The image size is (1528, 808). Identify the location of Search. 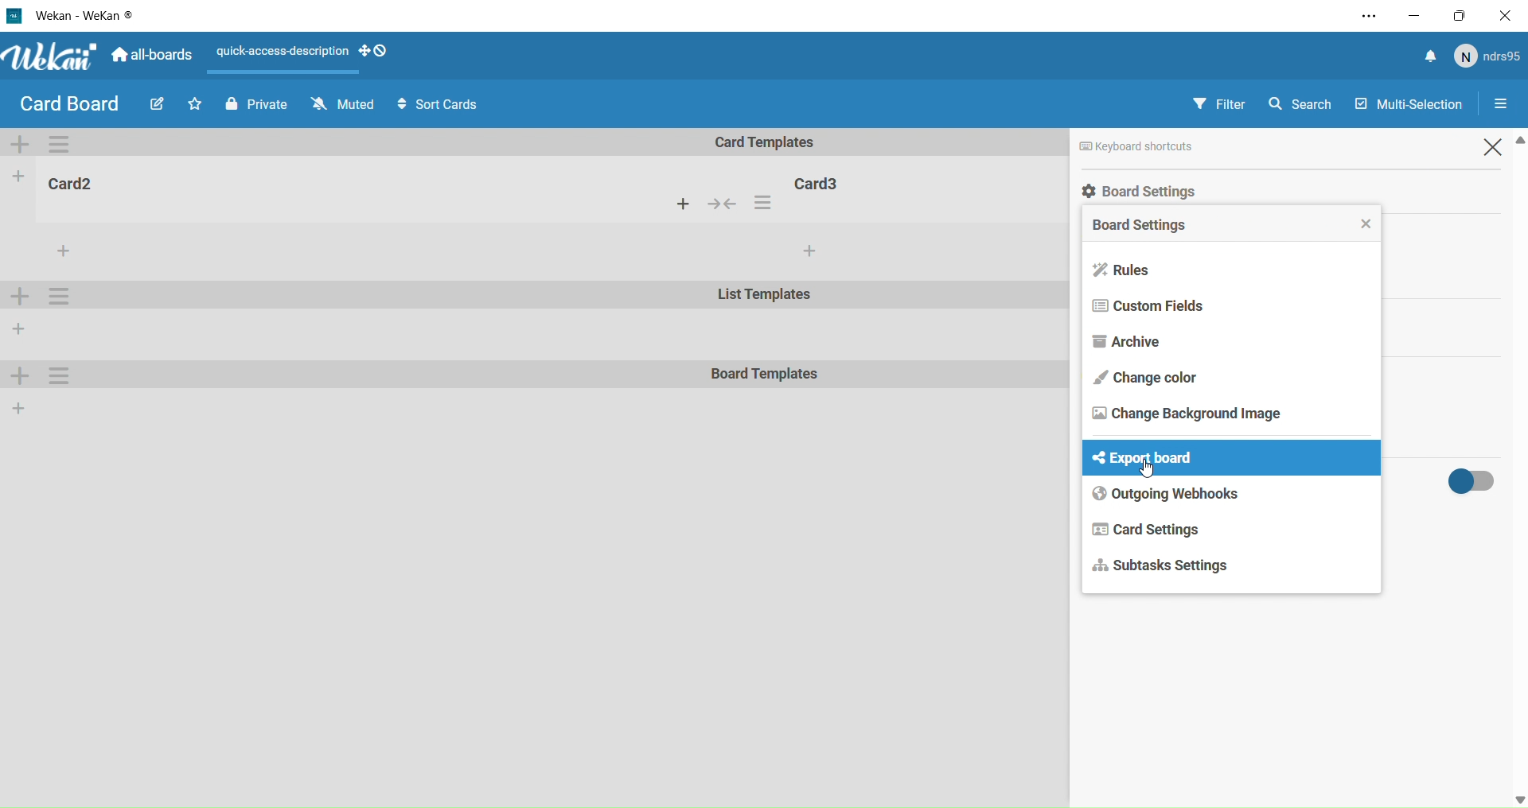
(1306, 102).